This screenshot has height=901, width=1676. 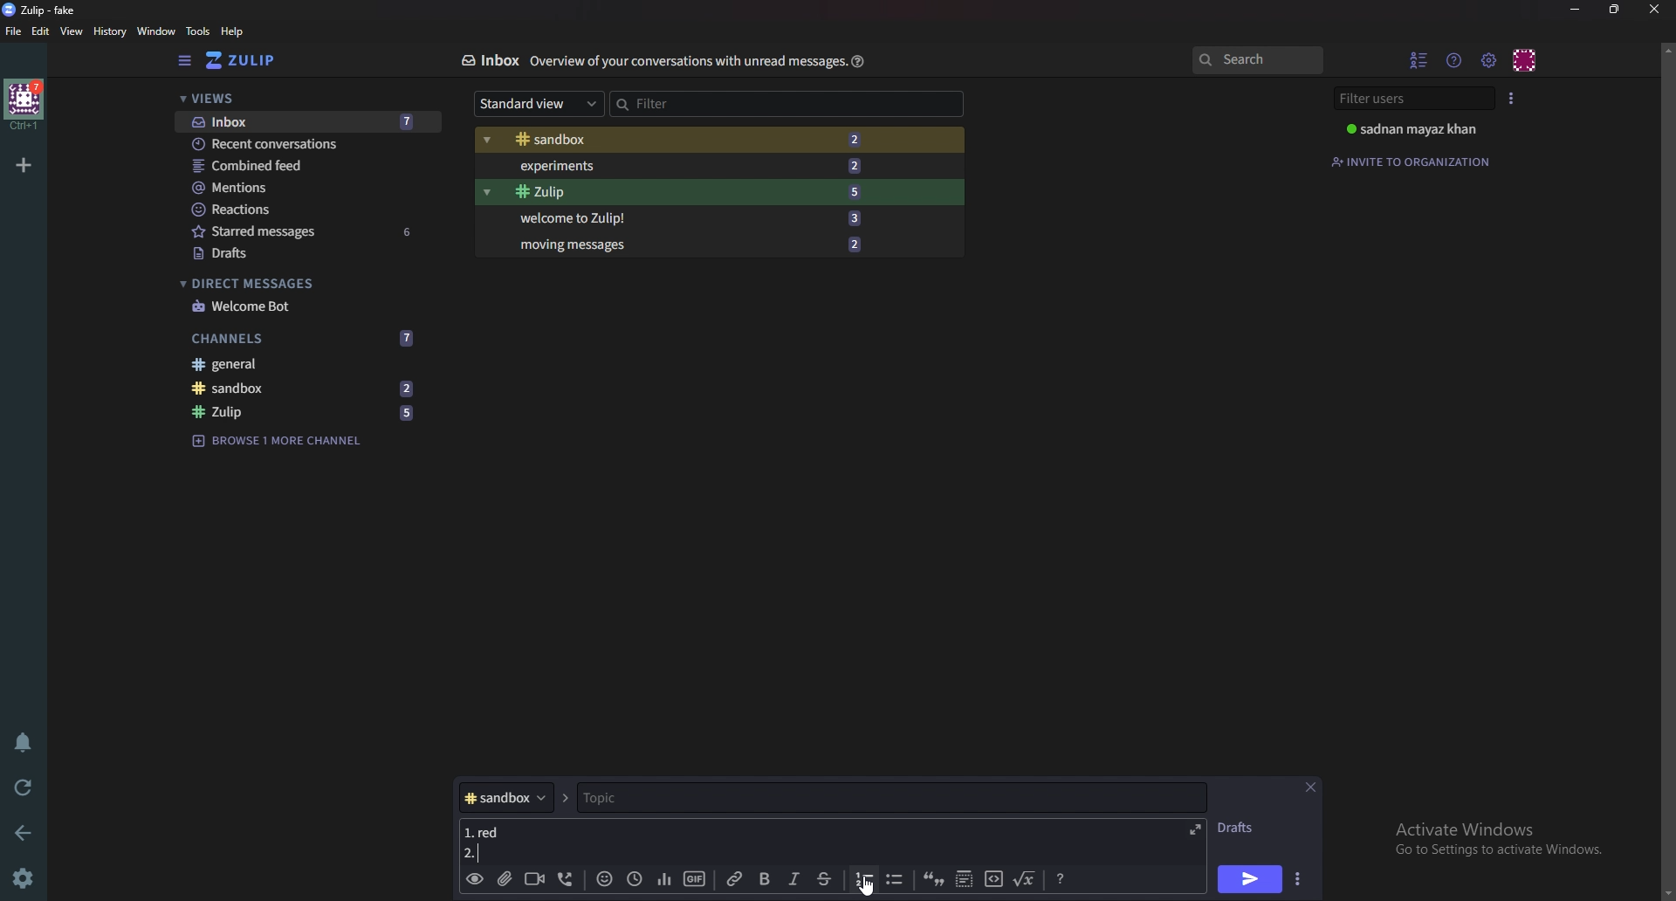 What do you see at coordinates (21, 743) in the screenshot?
I see `Enable do not disturb` at bounding box center [21, 743].